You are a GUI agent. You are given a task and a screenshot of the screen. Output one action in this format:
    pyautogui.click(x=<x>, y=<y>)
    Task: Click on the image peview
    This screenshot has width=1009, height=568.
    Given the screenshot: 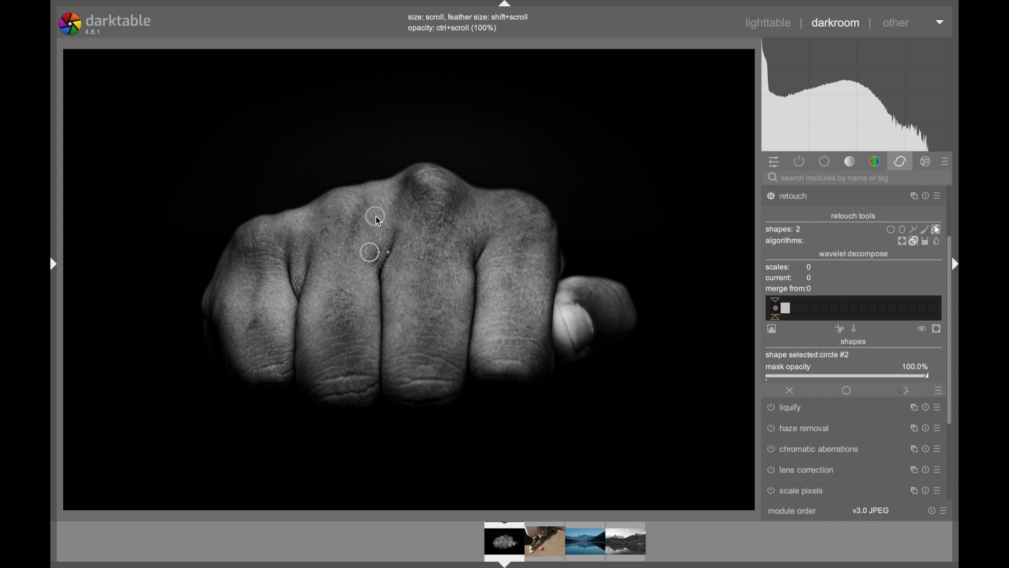 What is the action you would take?
    pyautogui.click(x=554, y=543)
    